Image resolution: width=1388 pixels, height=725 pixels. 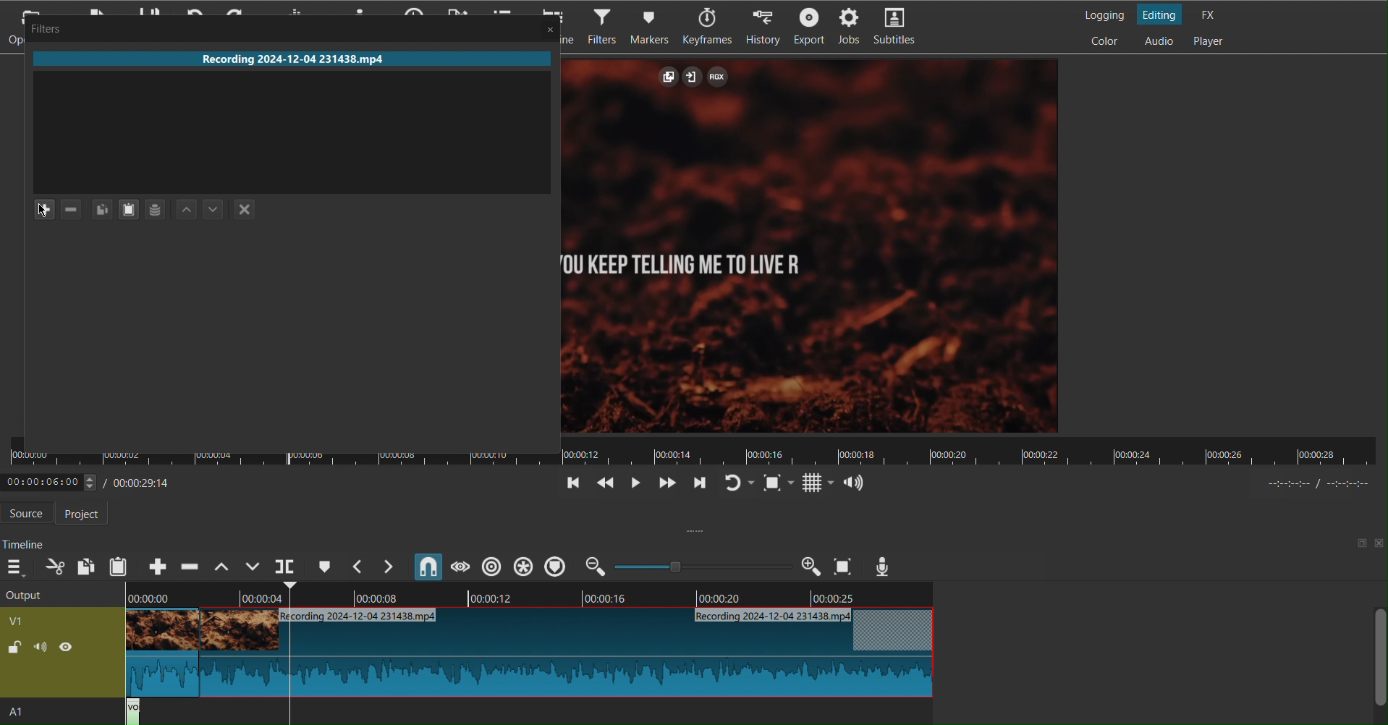 I want to click on Jump Back, so click(x=573, y=484).